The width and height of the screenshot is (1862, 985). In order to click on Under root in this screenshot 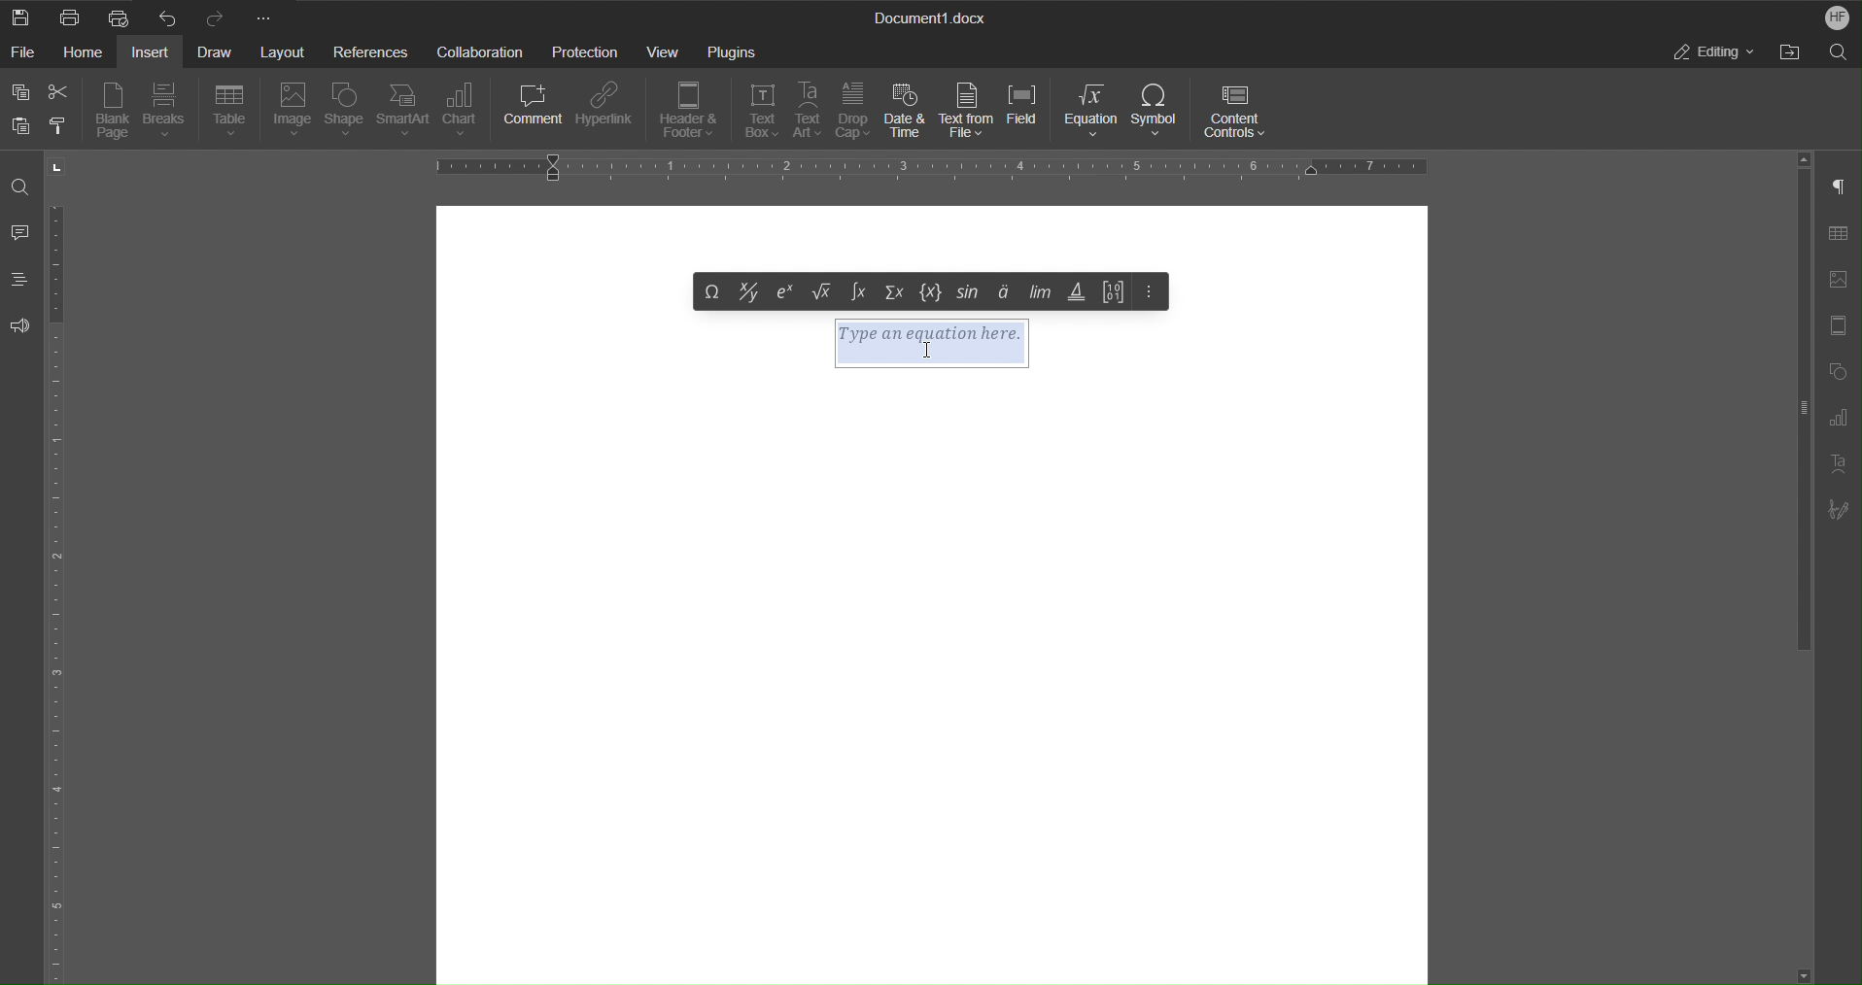, I will do `click(820, 290)`.